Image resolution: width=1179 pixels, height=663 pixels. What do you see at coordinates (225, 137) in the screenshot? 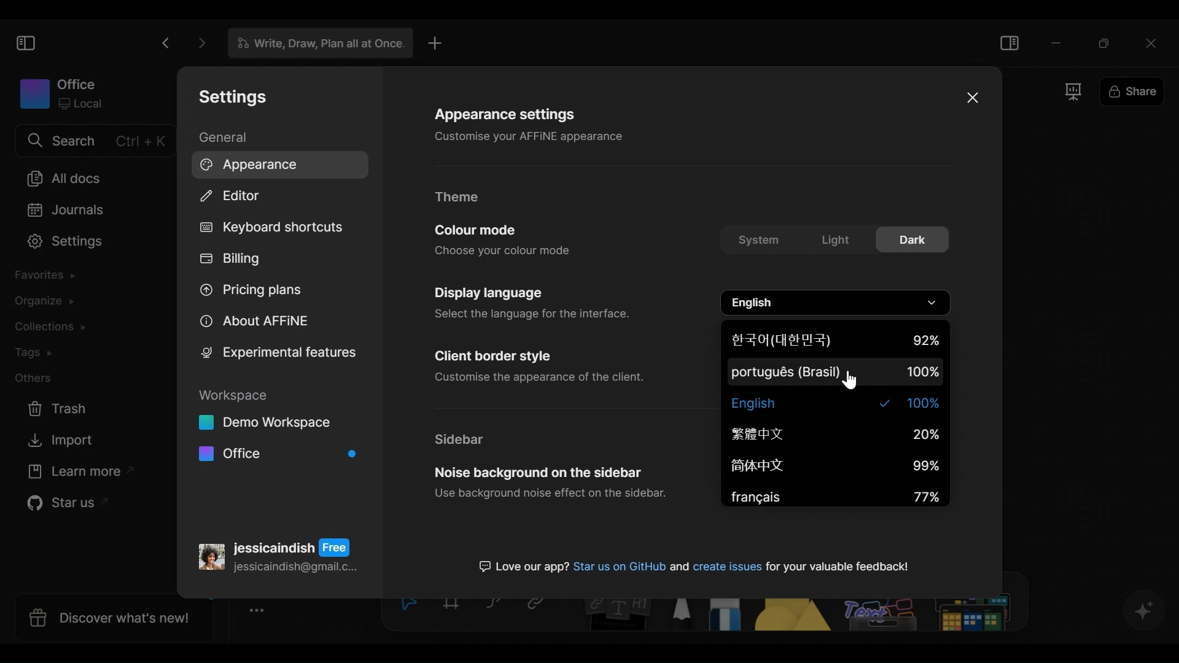
I see `General` at bounding box center [225, 137].